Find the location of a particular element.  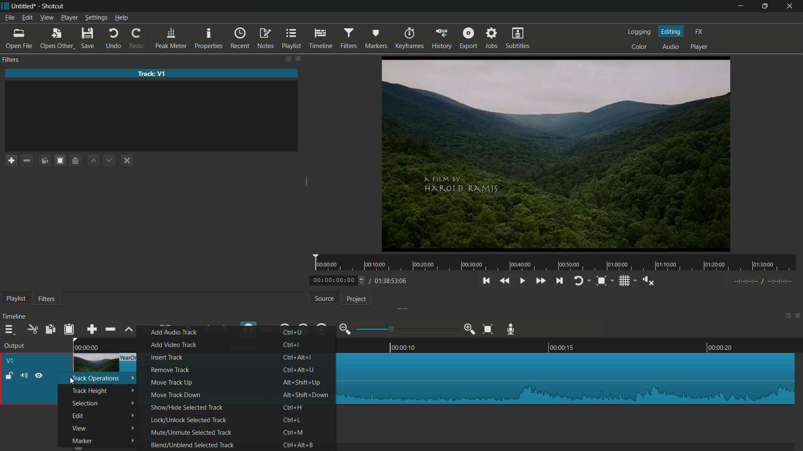

key shortcut is located at coordinates (293, 407).